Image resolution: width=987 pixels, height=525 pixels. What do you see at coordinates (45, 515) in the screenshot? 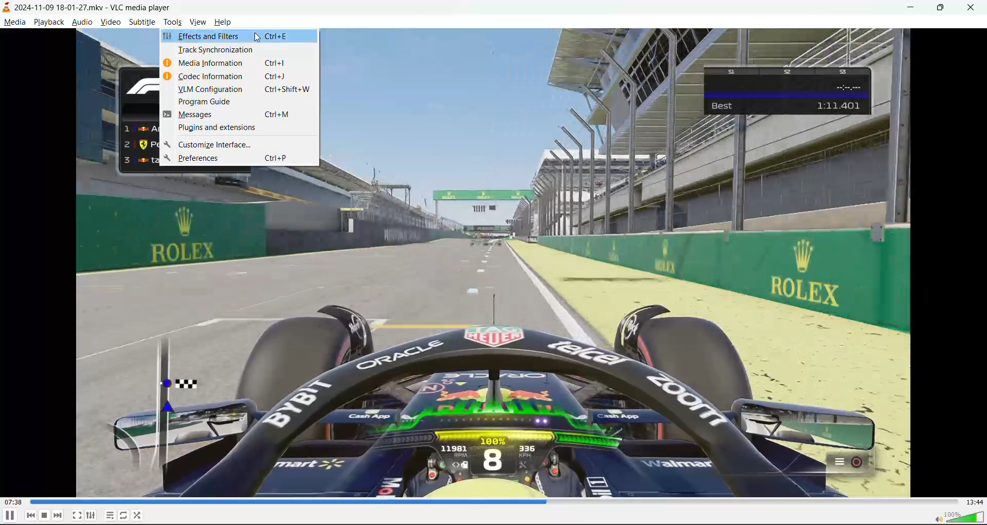
I see `stop` at bounding box center [45, 515].